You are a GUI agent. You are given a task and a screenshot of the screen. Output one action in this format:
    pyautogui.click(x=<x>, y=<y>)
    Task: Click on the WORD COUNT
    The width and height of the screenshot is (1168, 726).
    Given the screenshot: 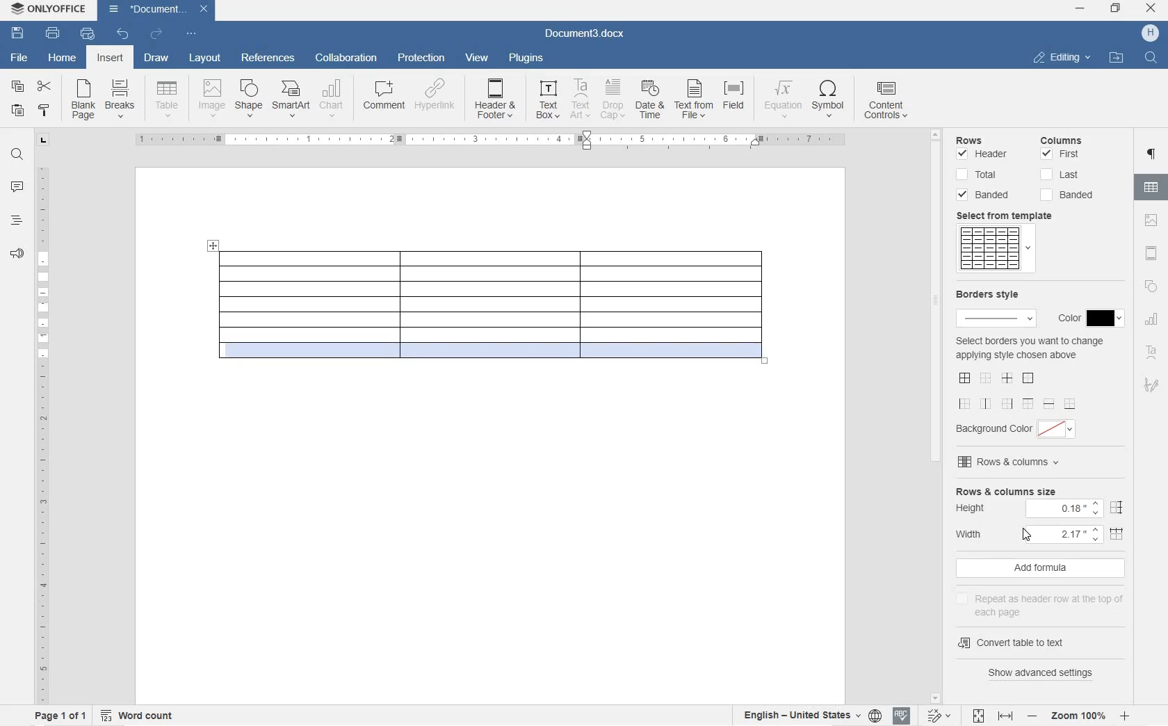 What is the action you would take?
    pyautogui.click(x=137, y=713)
    